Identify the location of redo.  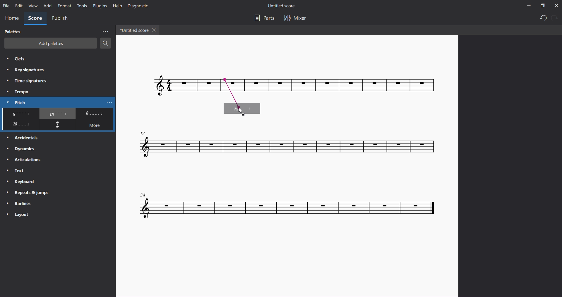
(555, 18).